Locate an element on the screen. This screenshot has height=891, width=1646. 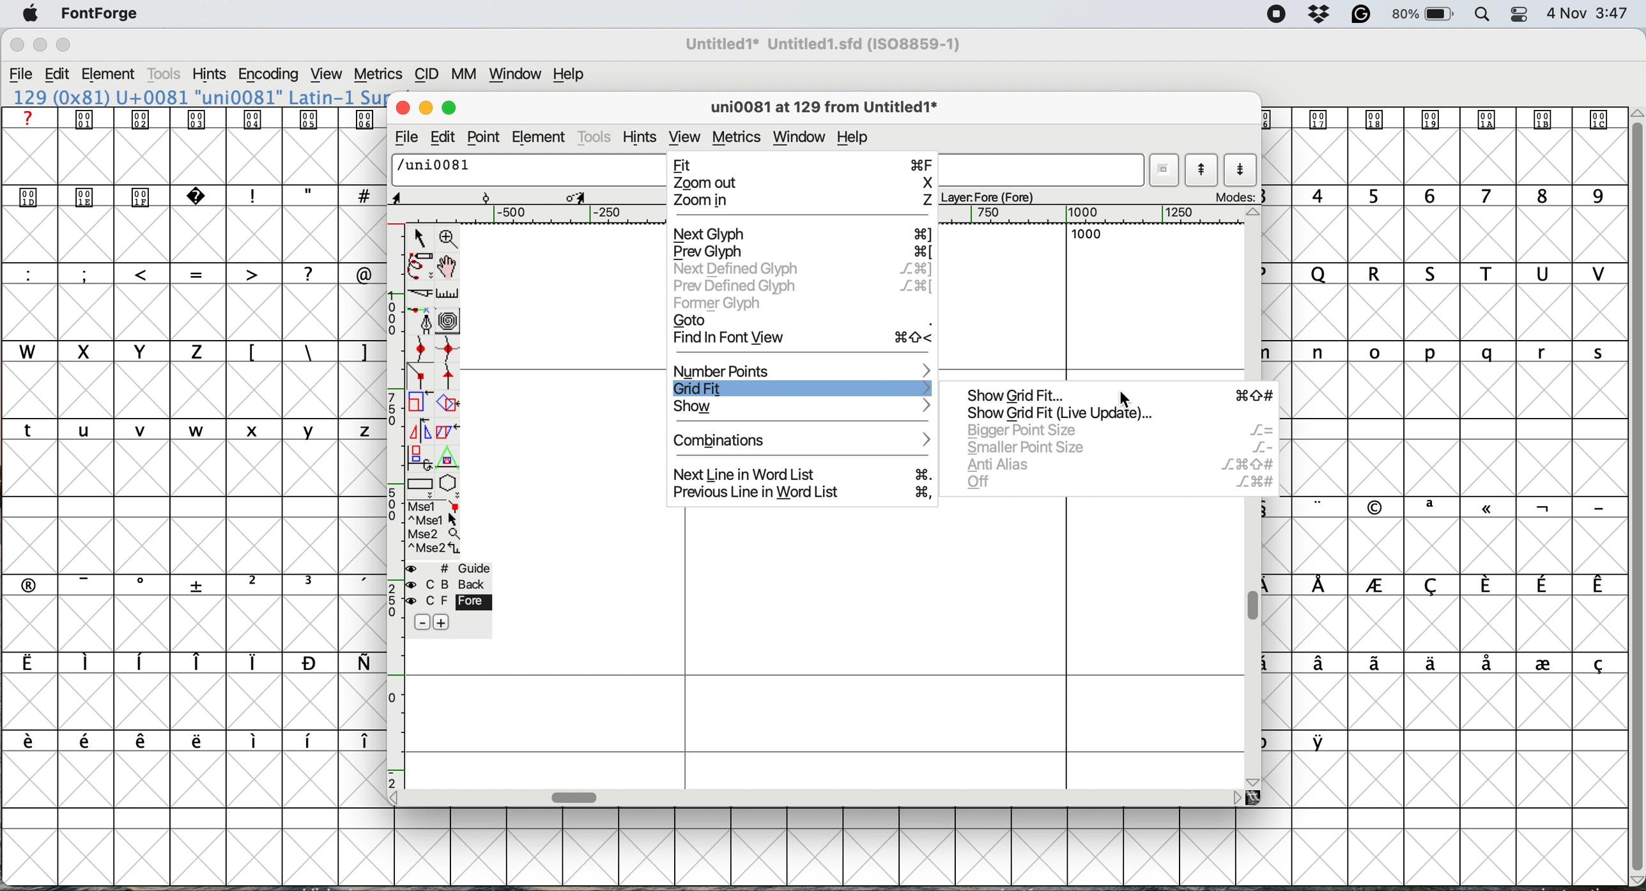
number points is located at coordinates (803, 370).